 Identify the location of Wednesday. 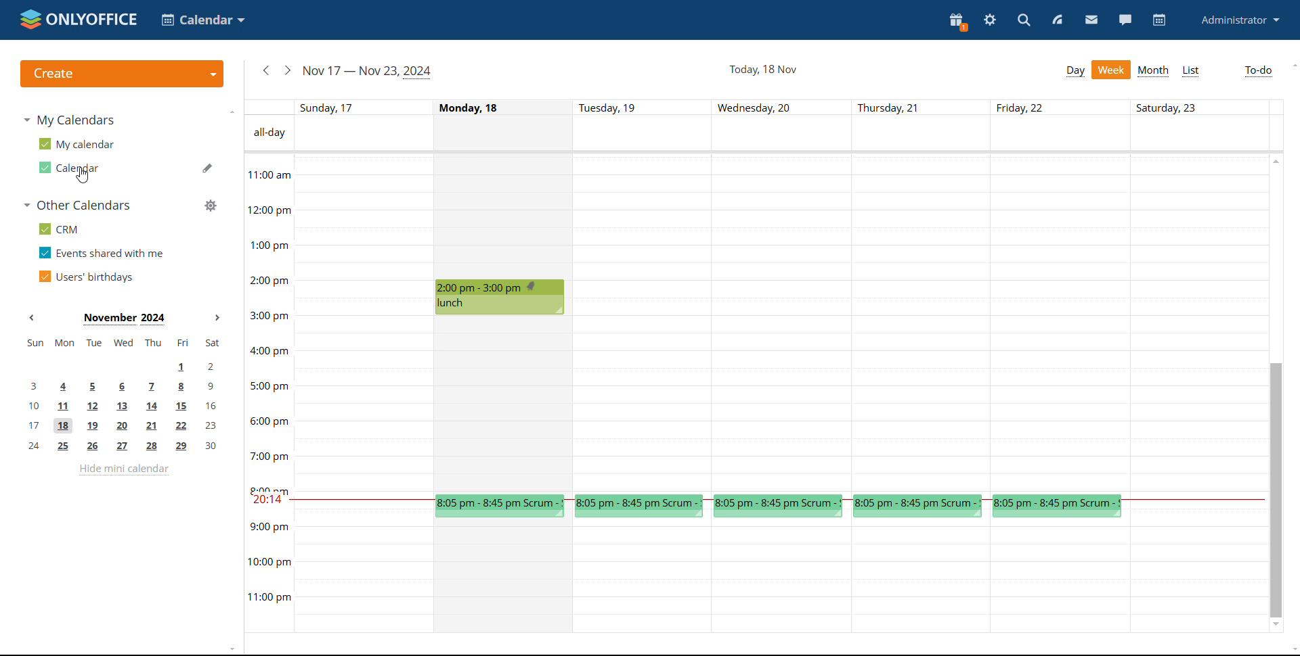
(784, 323).